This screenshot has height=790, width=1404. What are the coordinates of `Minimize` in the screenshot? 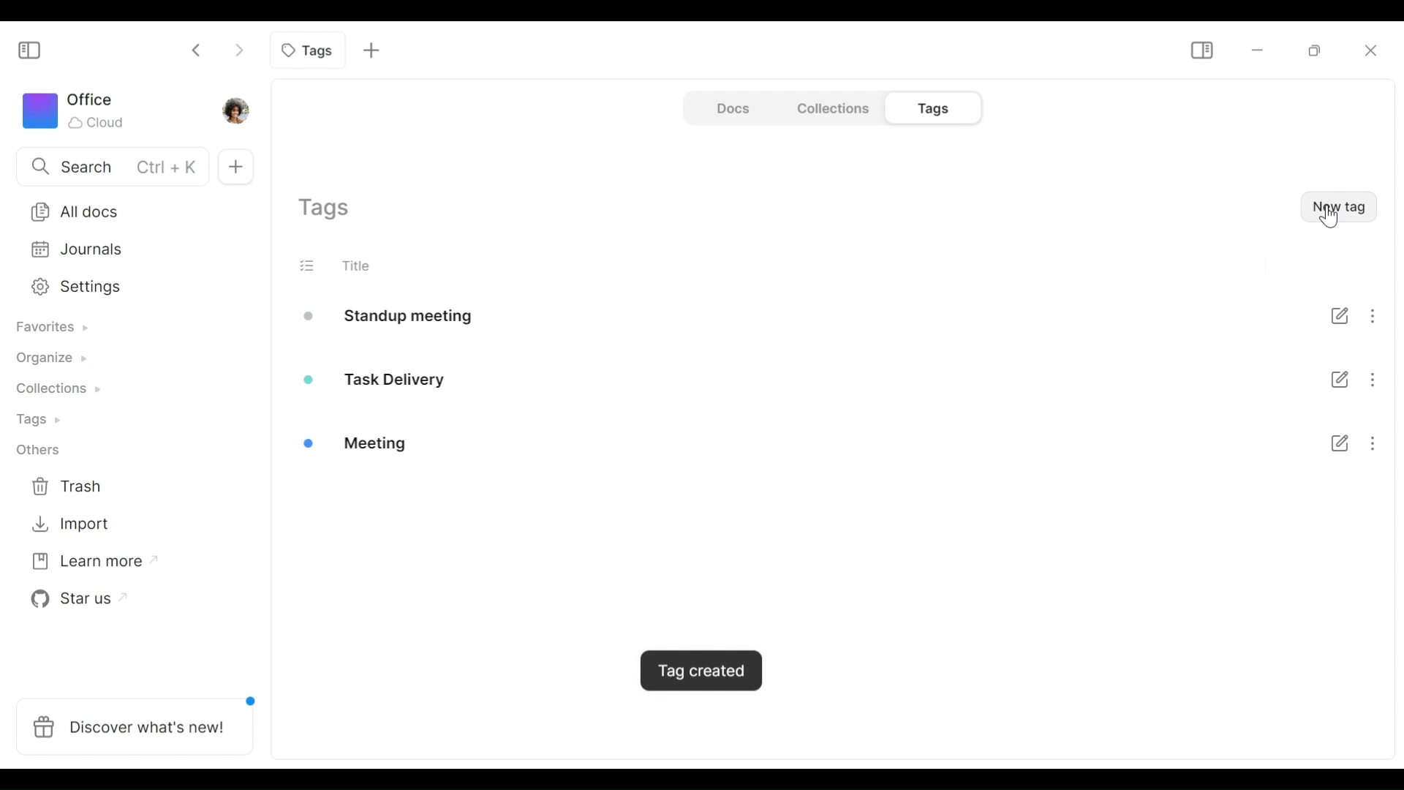 It's located at (1258, 51).